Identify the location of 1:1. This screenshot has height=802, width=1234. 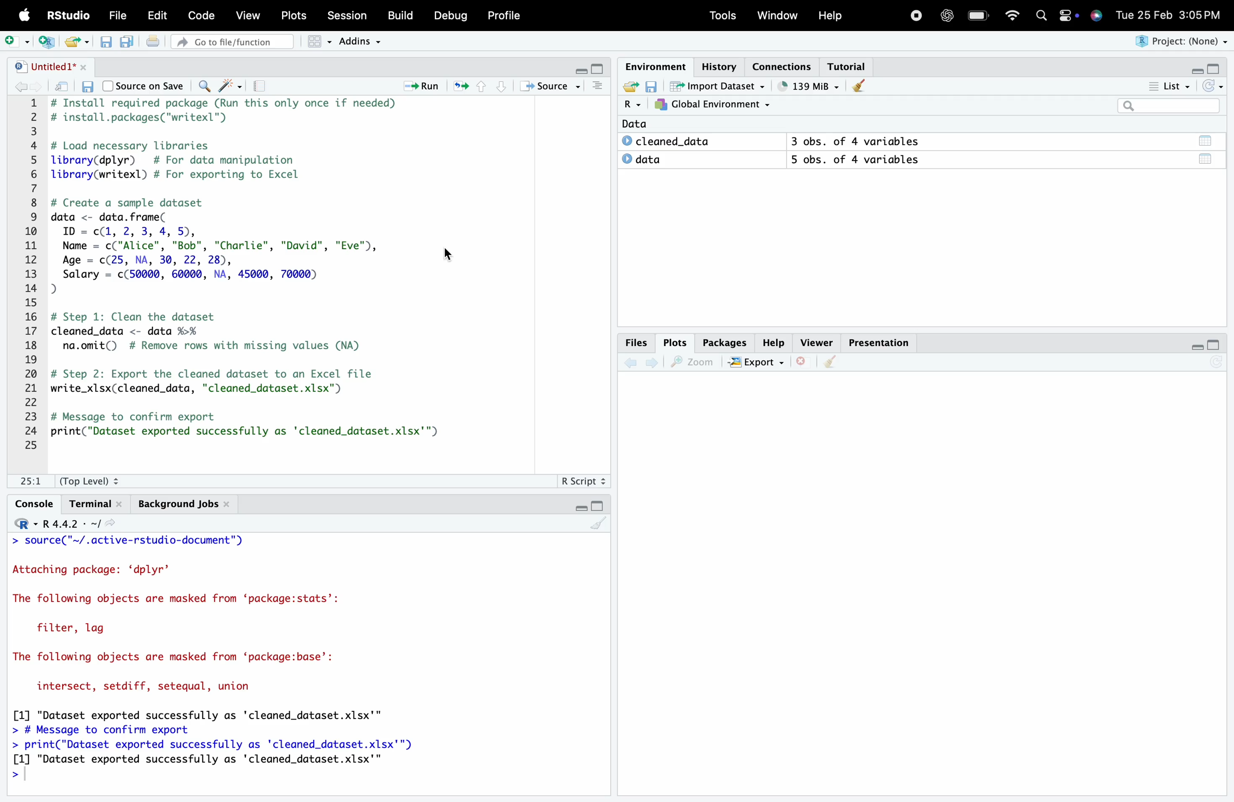
(30, 481).